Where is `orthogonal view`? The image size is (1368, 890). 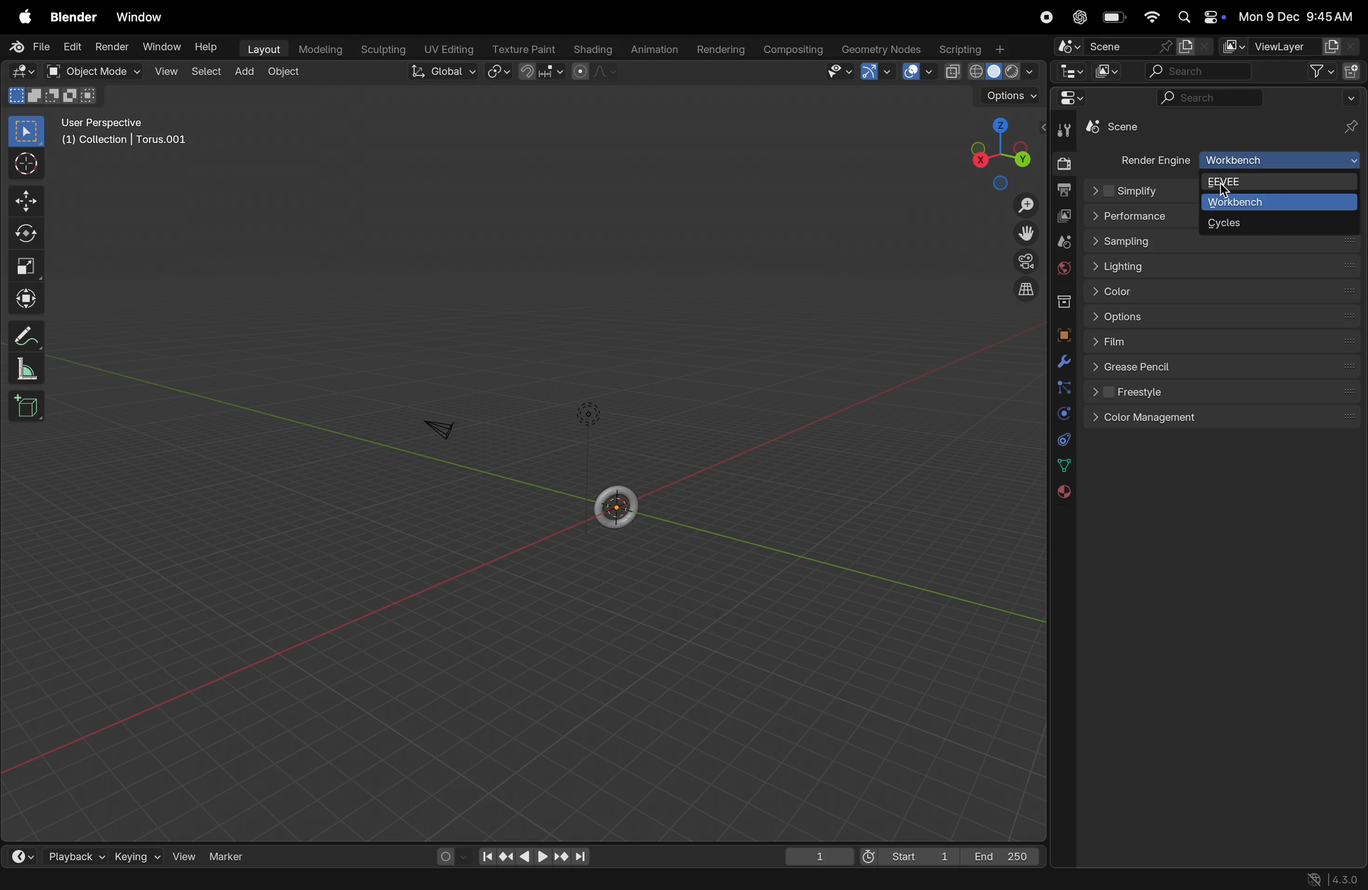
orthogonal view is located at coordinates (1029, 293).